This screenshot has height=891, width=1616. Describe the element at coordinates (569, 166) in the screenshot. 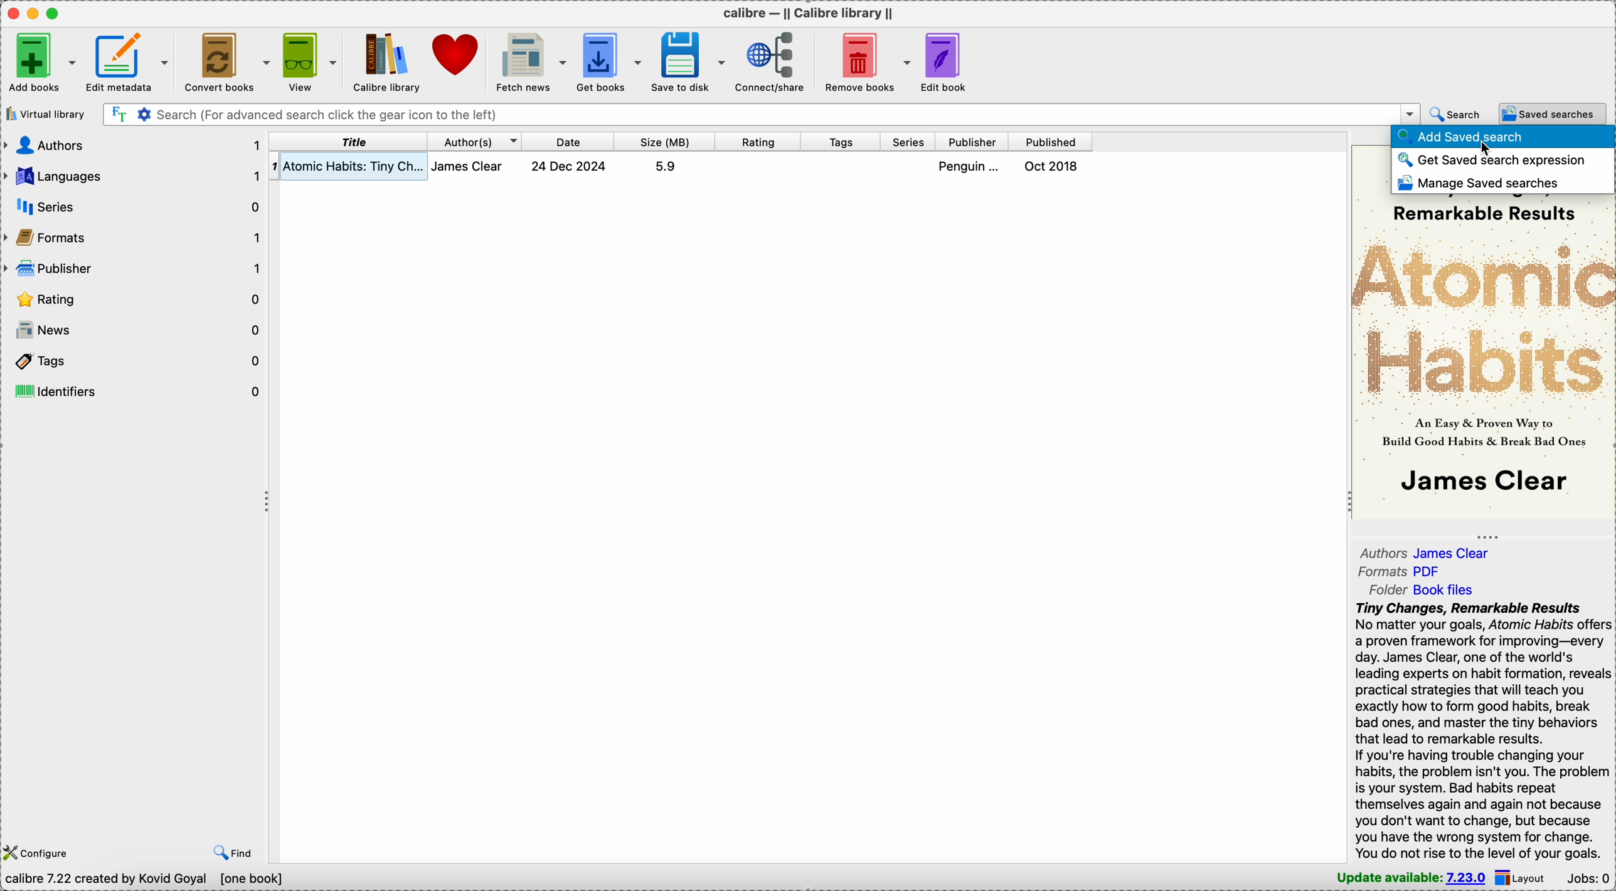

I see `24 Dec 2024` at that location.